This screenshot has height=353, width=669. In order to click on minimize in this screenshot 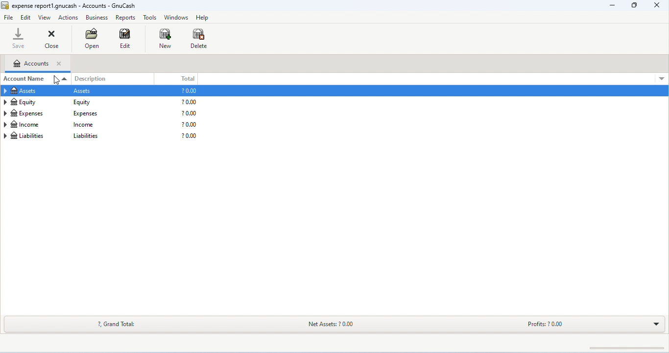, I will do `click(614, 6)`.